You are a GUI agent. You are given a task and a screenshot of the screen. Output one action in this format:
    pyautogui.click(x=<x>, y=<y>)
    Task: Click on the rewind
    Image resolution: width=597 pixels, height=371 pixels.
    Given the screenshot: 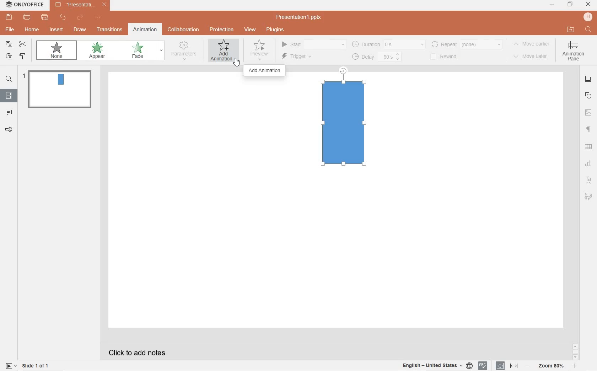 What is the action you would take?
    pyautogui.click(x=450, y=56)
    